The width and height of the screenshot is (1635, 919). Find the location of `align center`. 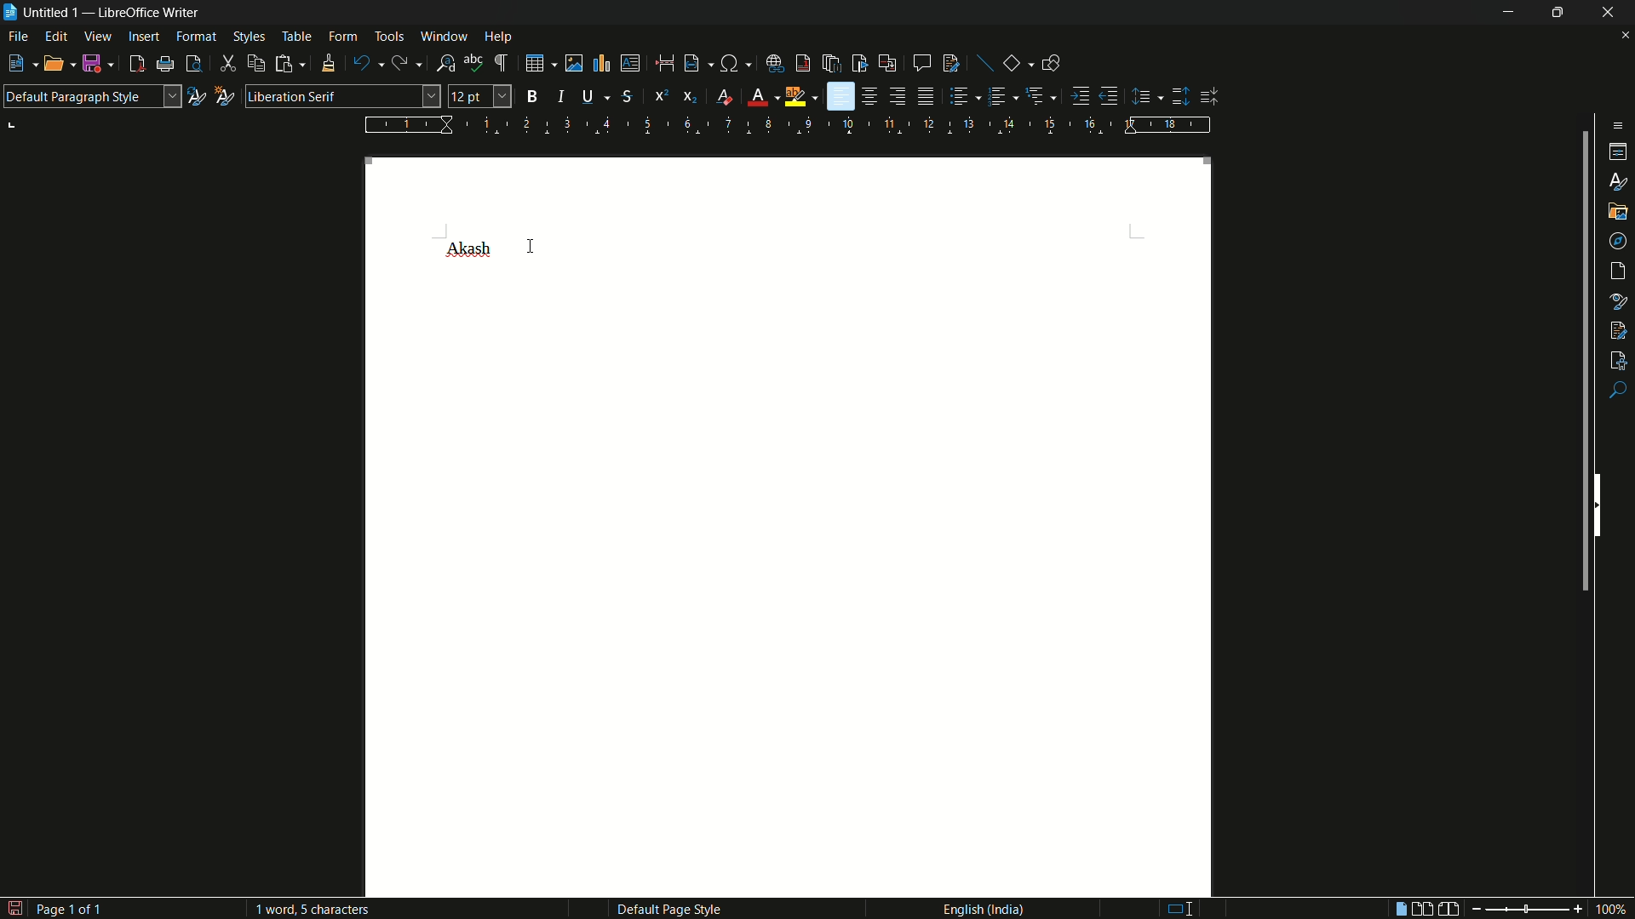

align center is located at coordinates (871, 96).